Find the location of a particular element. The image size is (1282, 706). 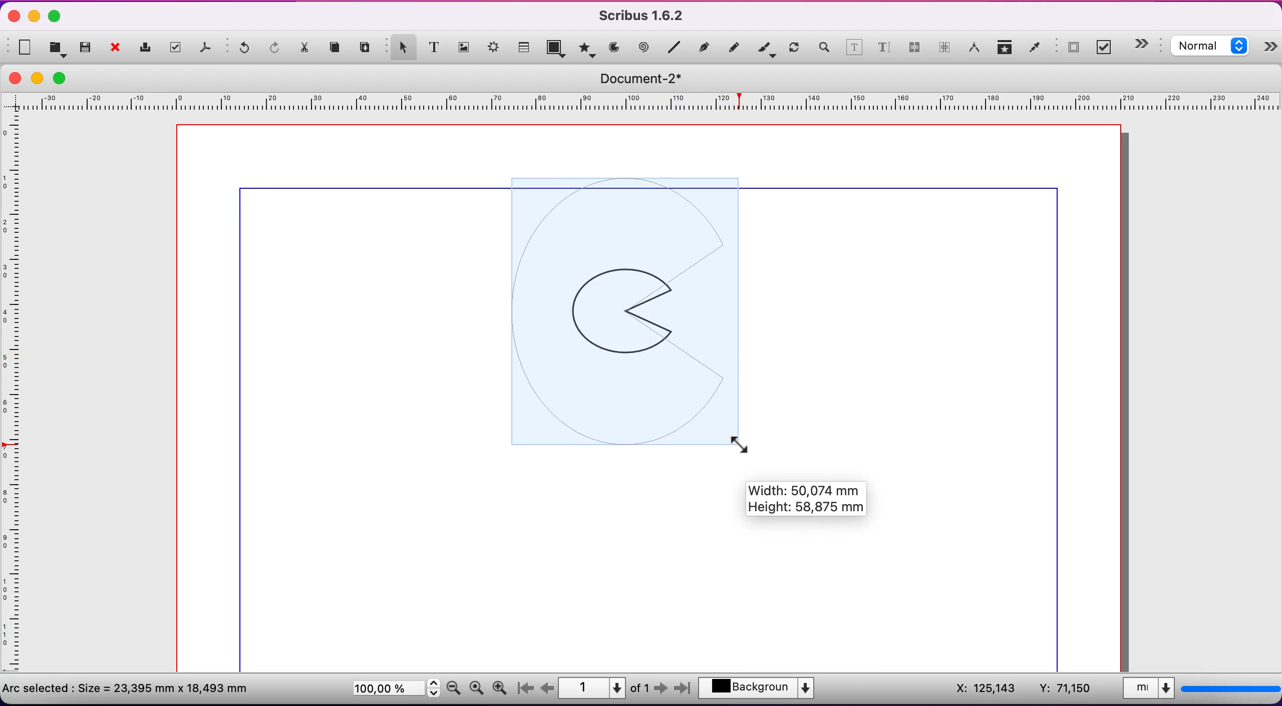

cut is located at coordinates (306, 50).